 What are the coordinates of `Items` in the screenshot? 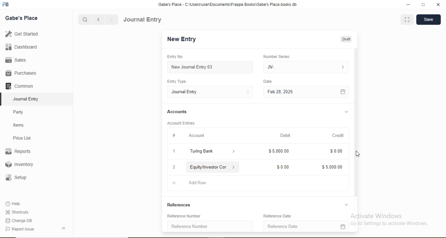 It's located at (18, 125).